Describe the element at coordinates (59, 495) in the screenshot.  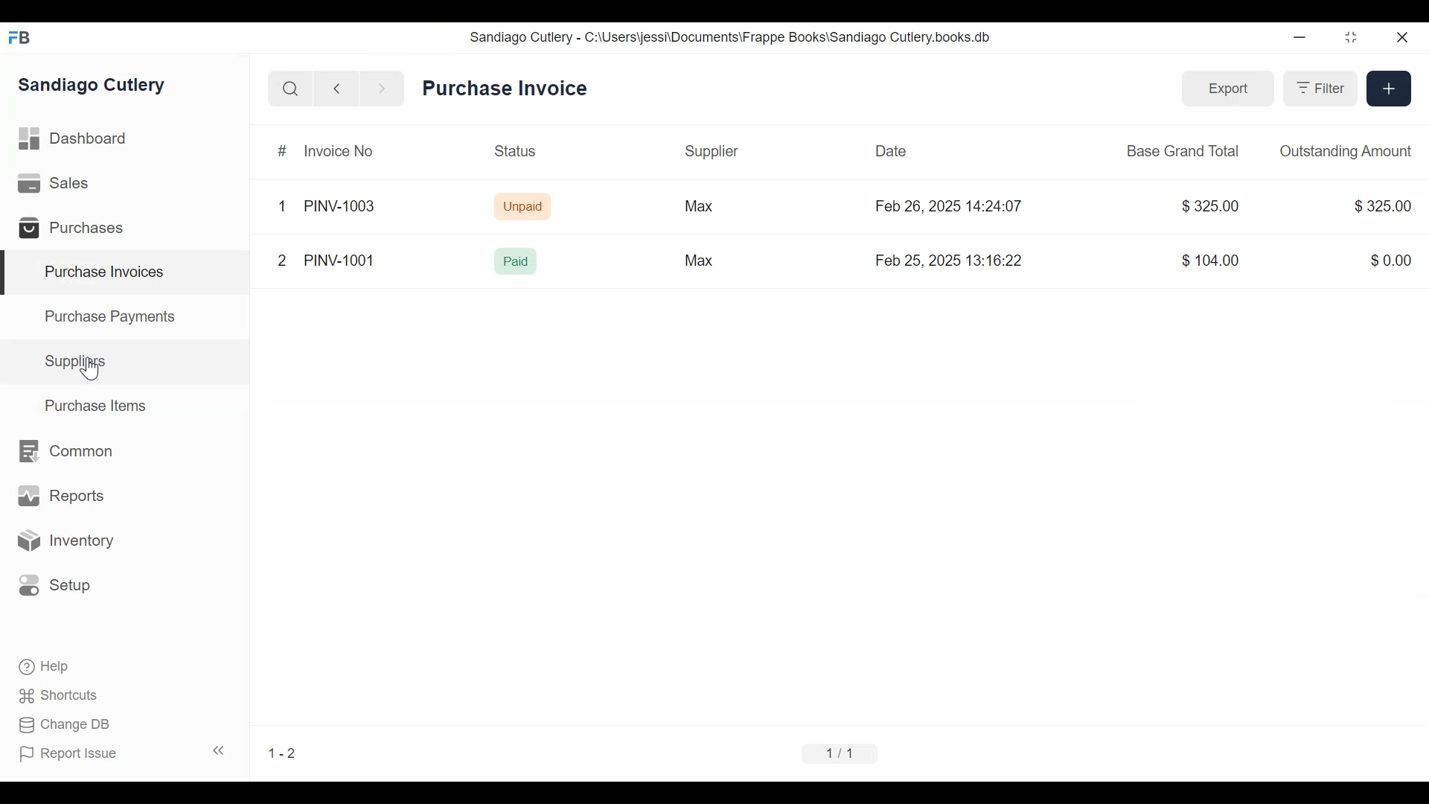
I see `Reports` at that location.